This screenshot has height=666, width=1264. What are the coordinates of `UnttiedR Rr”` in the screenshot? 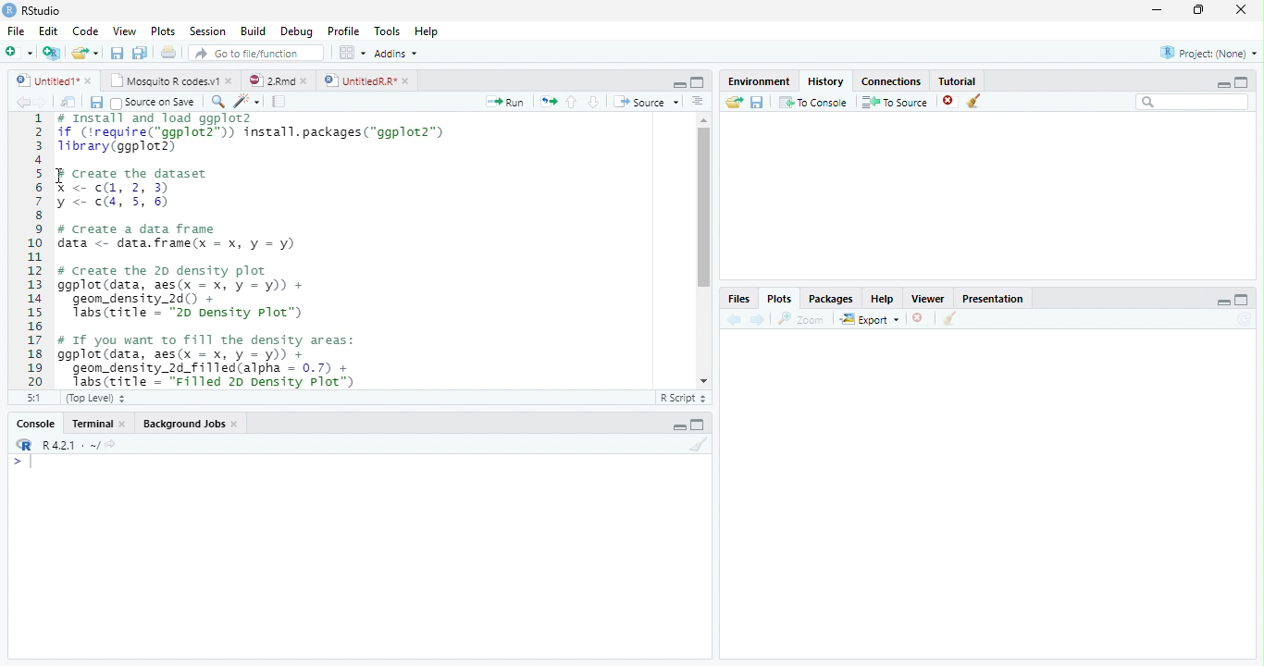 It's located at (358, 80).